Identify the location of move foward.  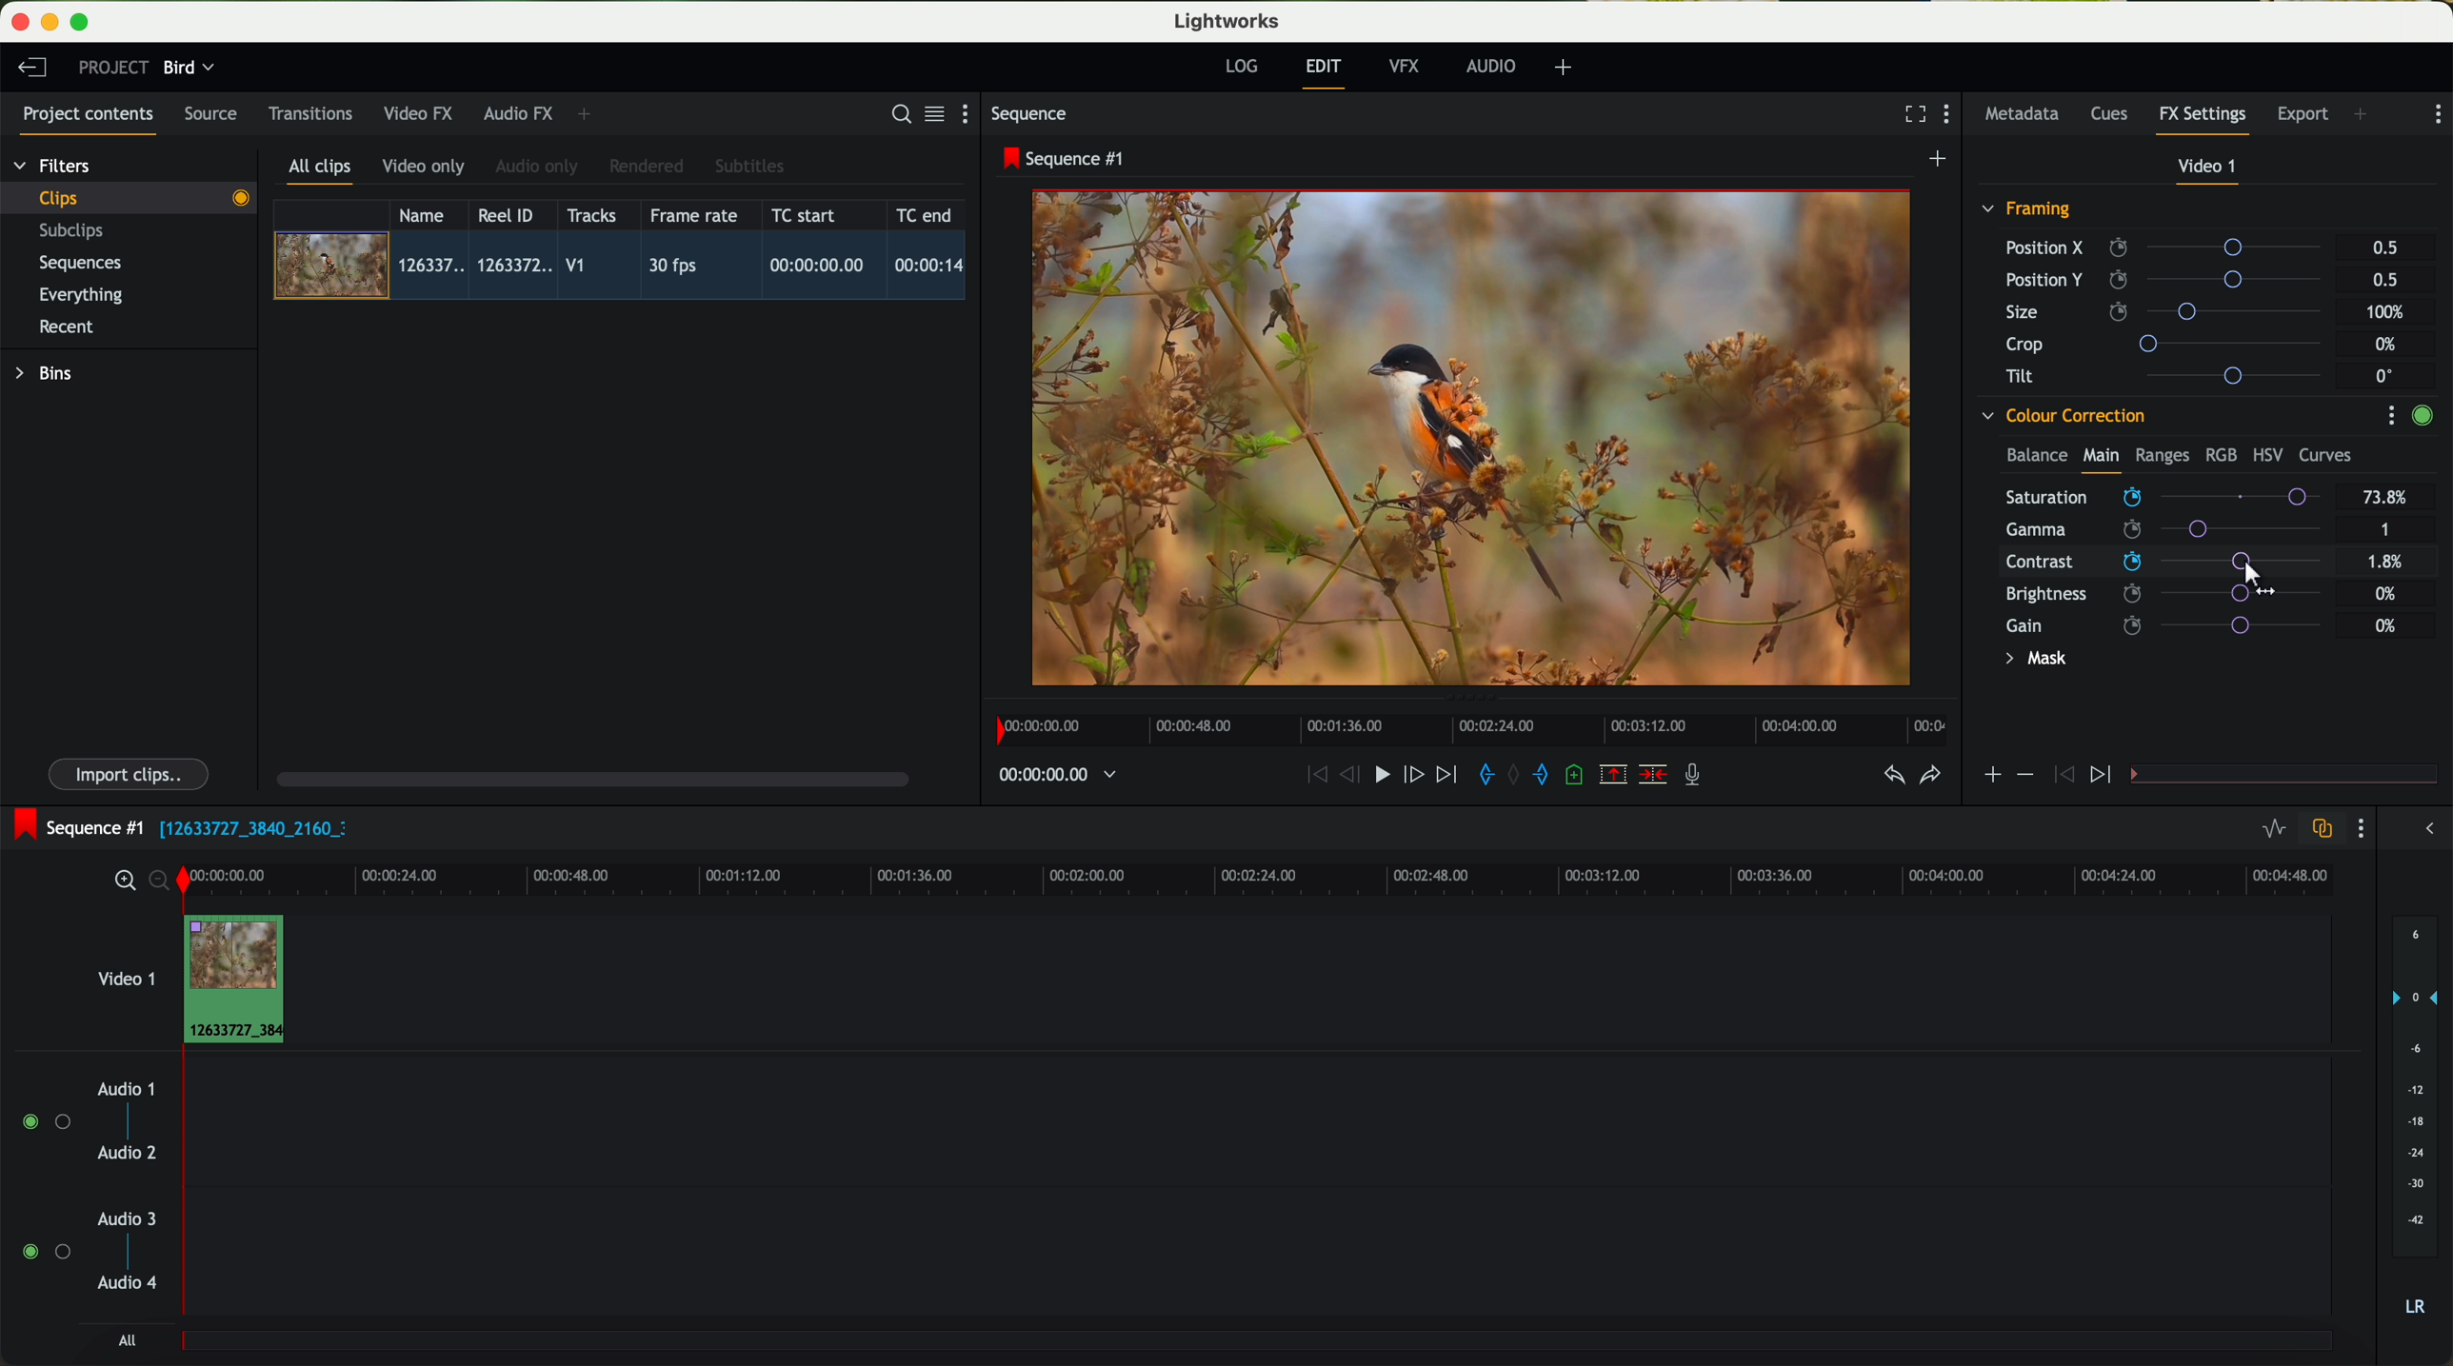
(1446, 775).